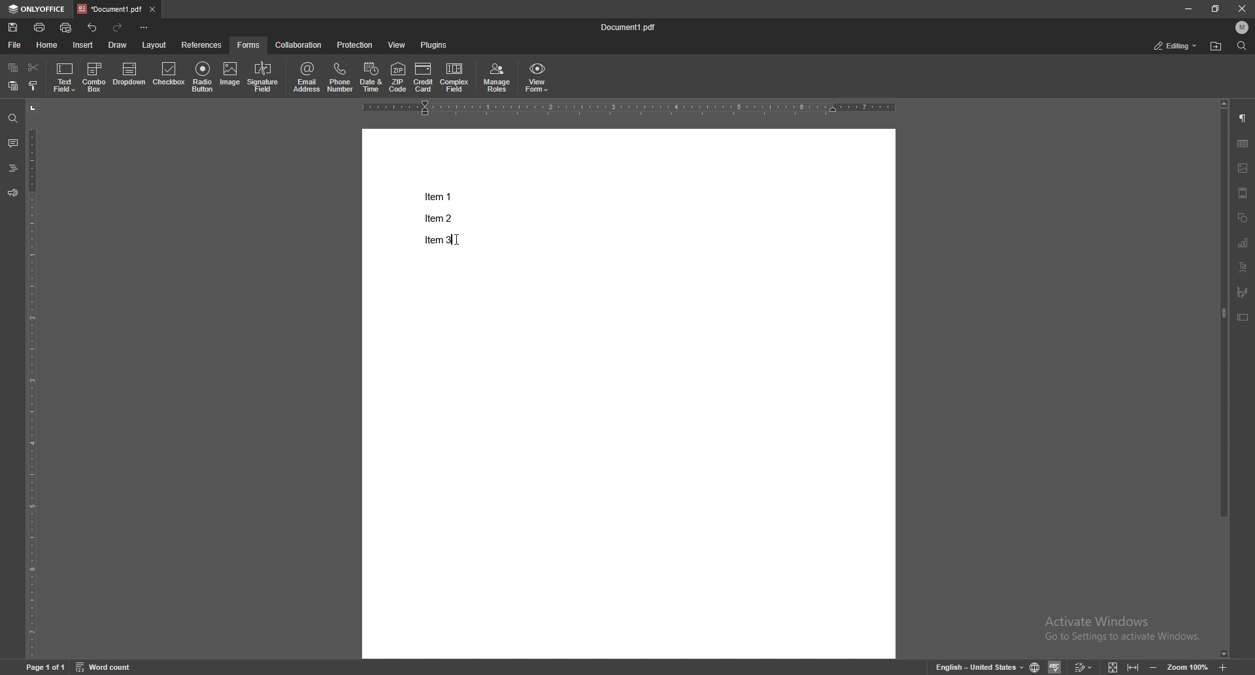 This screenshot has height=675, width=1255. Describe the element at coordinates (438, 217) in the screenshot. I see `list` at that location.